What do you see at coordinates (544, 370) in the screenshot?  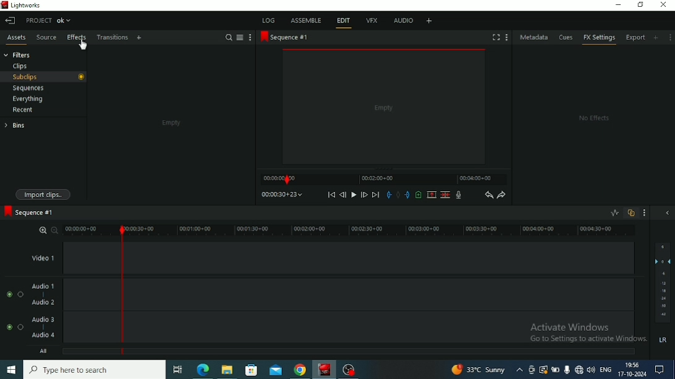 I see `warning` at bounding box center [544, 370].